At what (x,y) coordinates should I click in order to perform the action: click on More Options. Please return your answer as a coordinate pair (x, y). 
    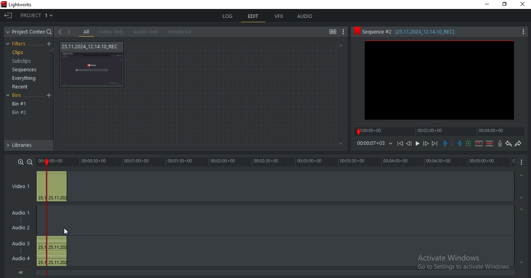
    Looking at the image, I should click on (523, 162).